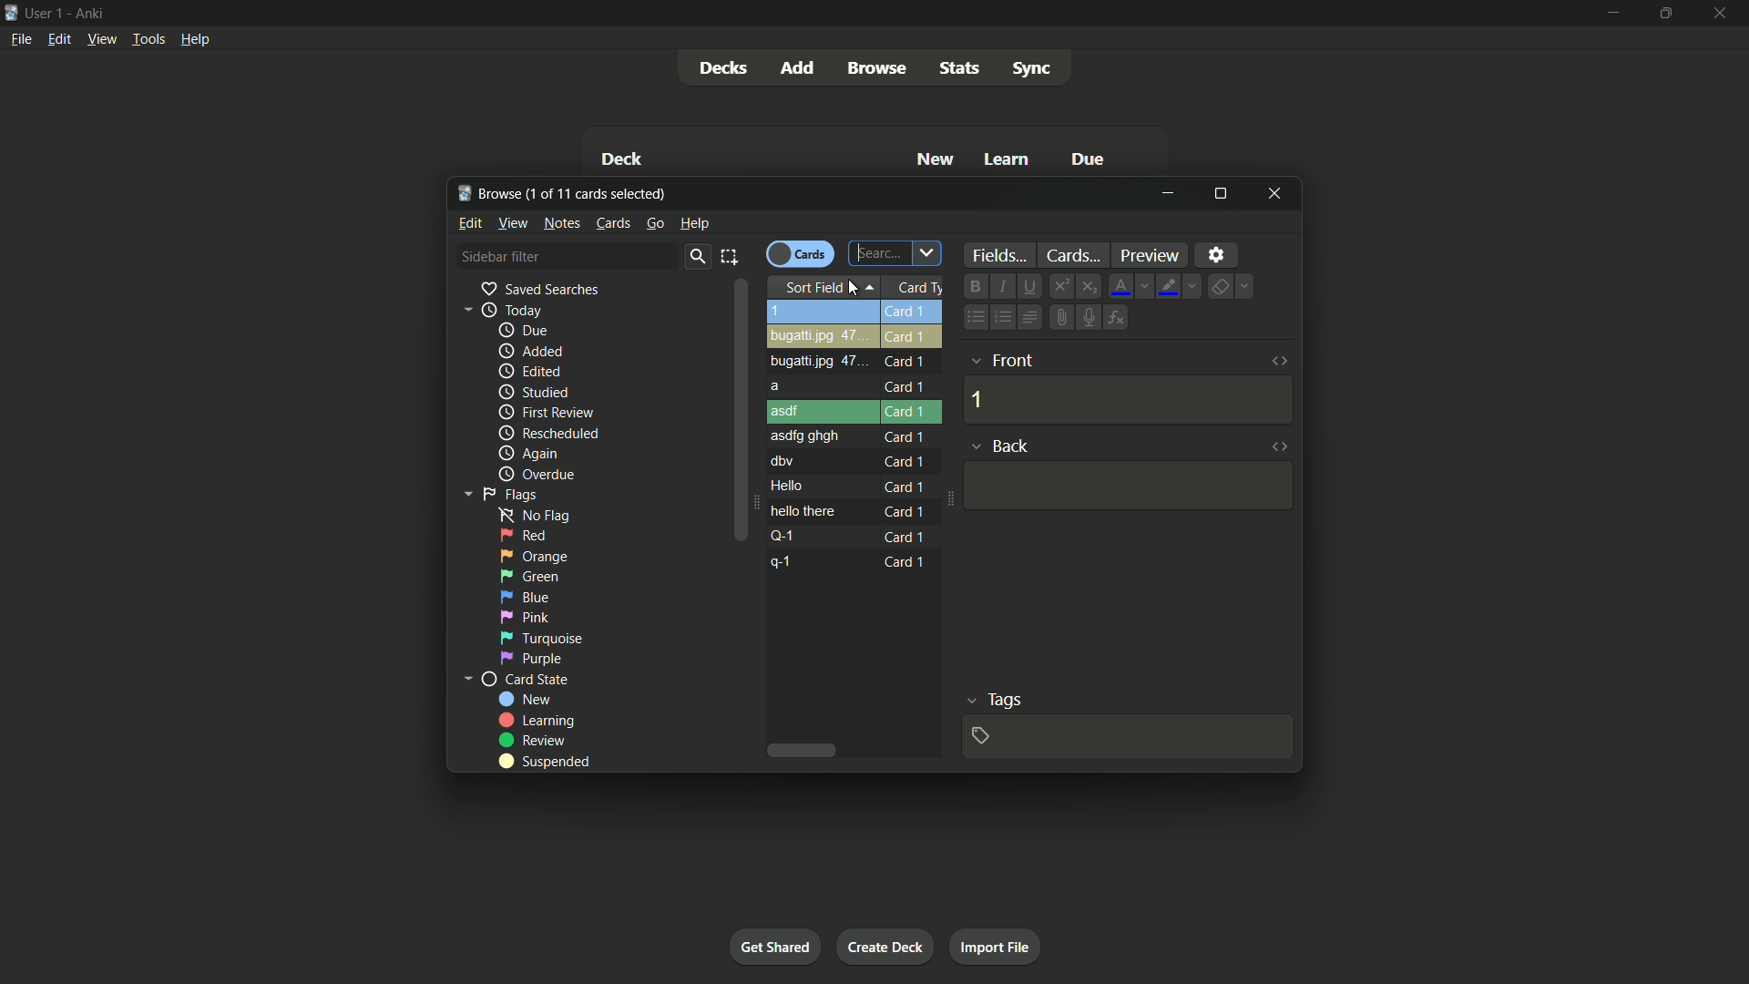 This screenshot has height=984, width=1749. Describe the element at coordinates (1222, 287) in the screenshot. I see `remove formatting` at that location.